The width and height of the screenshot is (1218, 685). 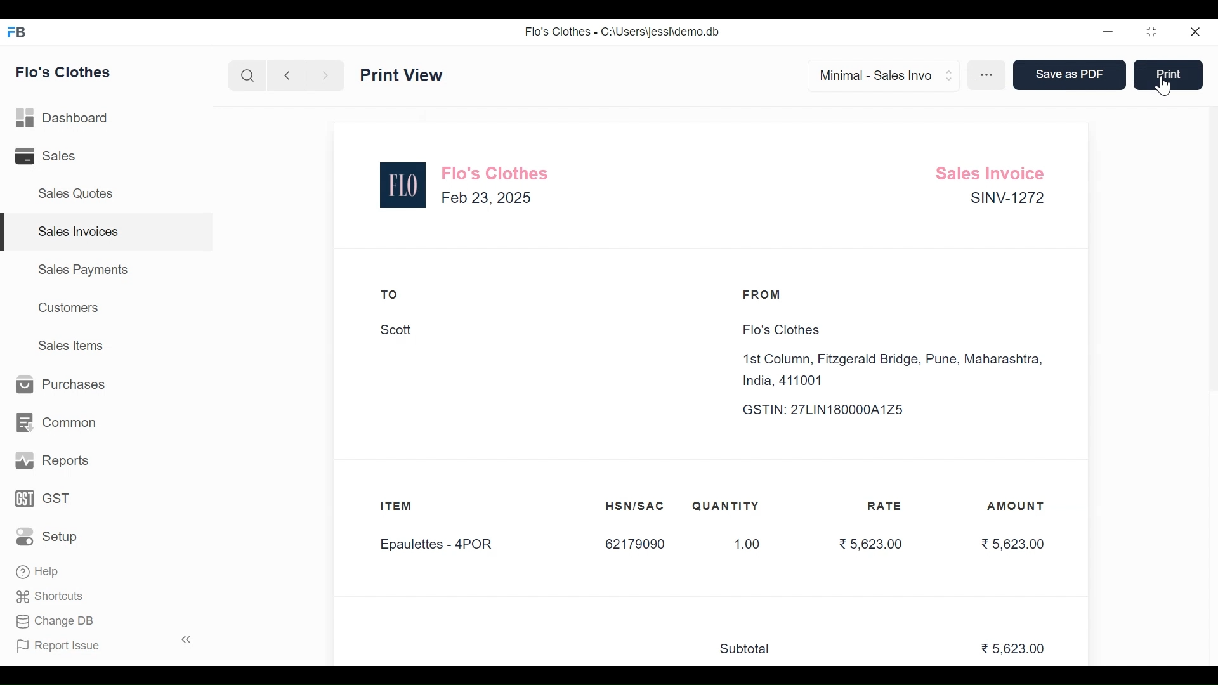 What do you see at coordinates (1017, 507) in the screenshot?
I see `AMOUNT` at bounding box center [1017, 507].